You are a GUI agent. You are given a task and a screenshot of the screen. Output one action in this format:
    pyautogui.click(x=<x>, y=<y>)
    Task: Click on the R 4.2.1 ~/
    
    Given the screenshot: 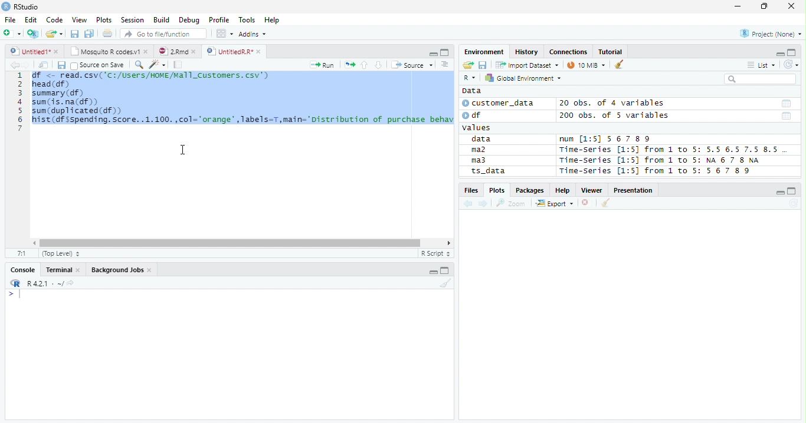 What is the action you would take?
    pyautogui.click(x=44, y=283)
    